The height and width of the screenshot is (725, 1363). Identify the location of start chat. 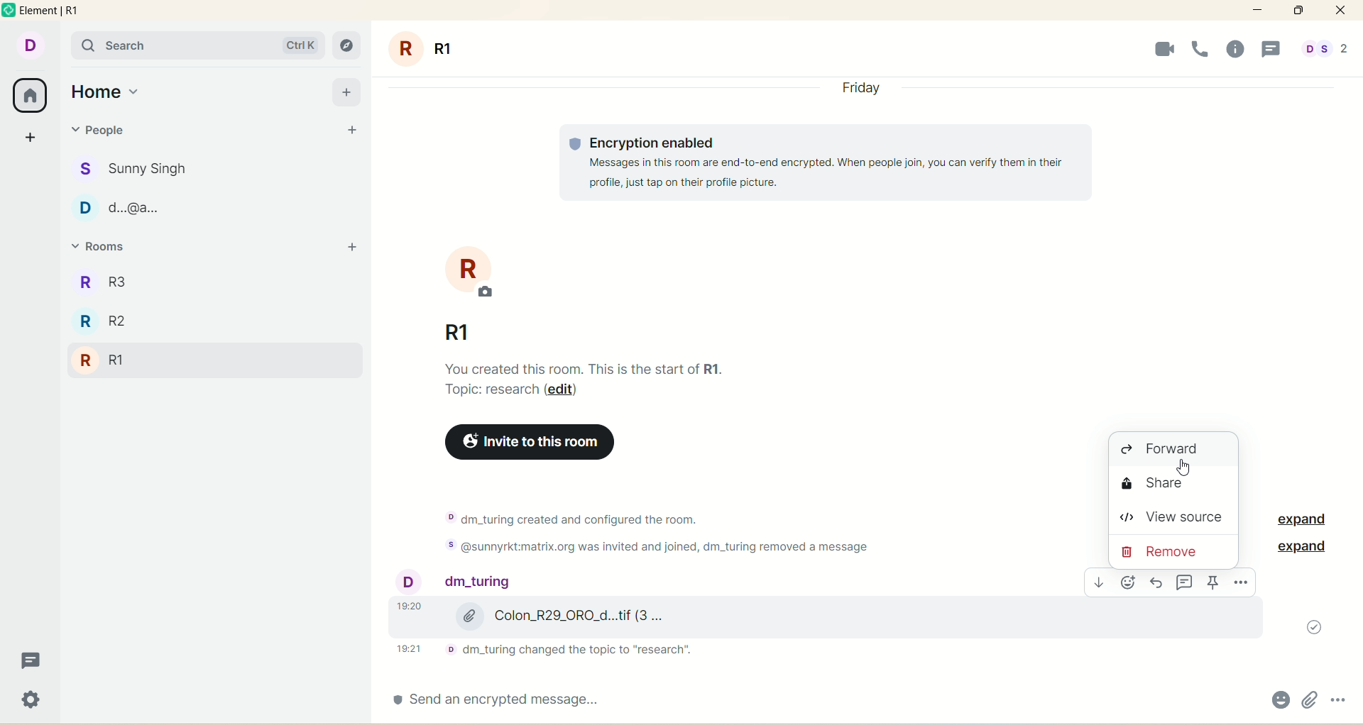
(350, 131).